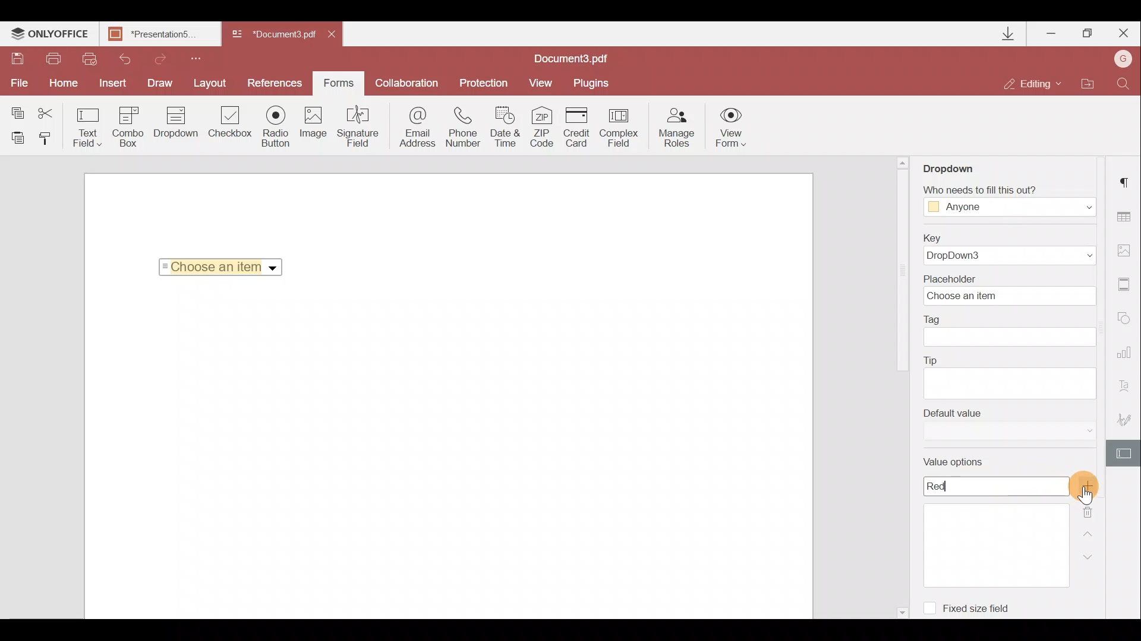  Describe the element at coordinates (544, 83) in the screenshot. I see `View` at that location.